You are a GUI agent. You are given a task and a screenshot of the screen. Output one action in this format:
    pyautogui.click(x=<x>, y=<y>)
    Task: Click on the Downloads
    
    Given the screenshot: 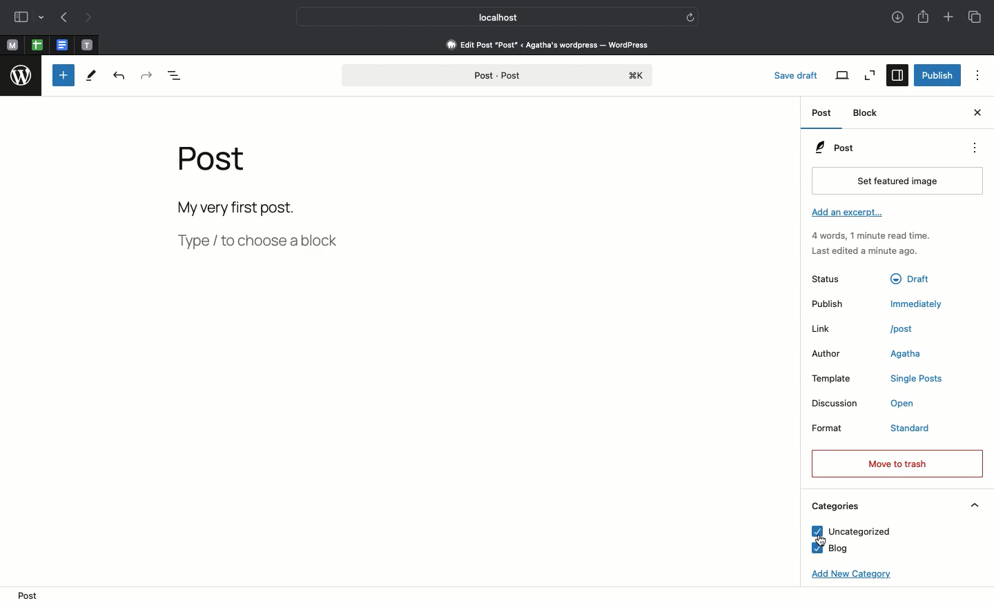 What is the action you would take?
    pyautogui.click(x=895, y=18)
    